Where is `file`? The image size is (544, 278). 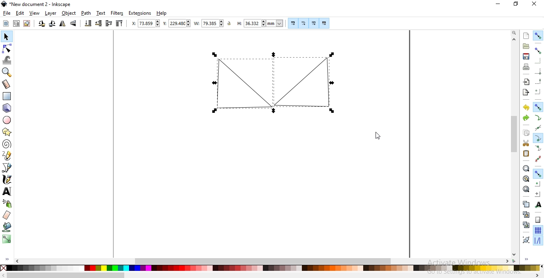
file is located at coordinates (7, 14).